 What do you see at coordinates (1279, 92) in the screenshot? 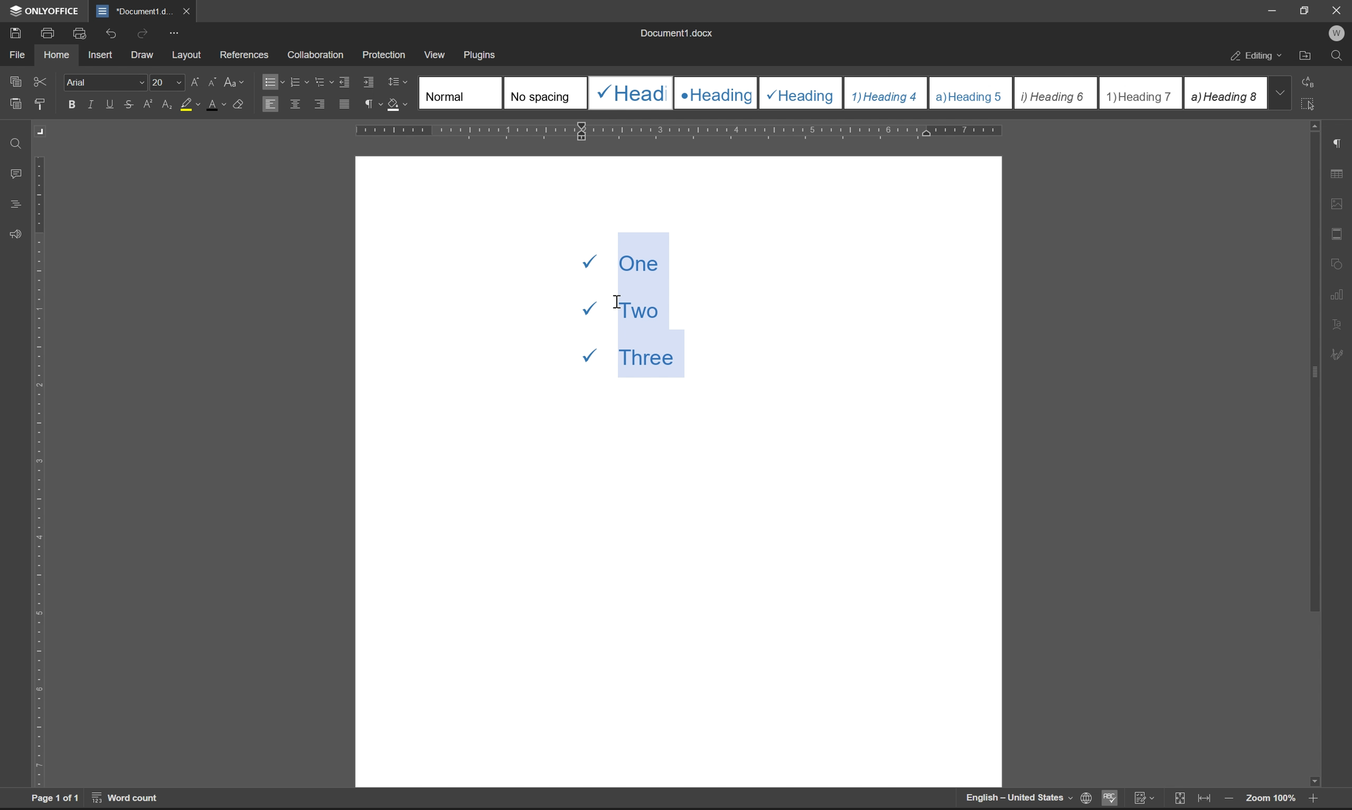
I see `drop down` at bounding box center [1279, 92].